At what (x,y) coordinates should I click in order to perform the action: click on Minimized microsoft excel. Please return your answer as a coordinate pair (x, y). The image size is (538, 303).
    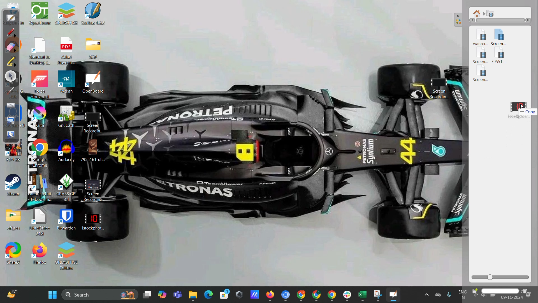
    Looking at the image, I should click on (362, 295).